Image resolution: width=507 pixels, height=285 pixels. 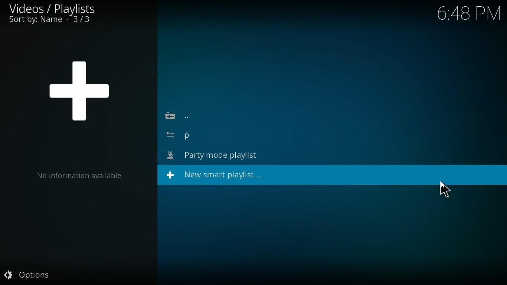 I want to click on videos/playlists, so click(x=52, y=8).